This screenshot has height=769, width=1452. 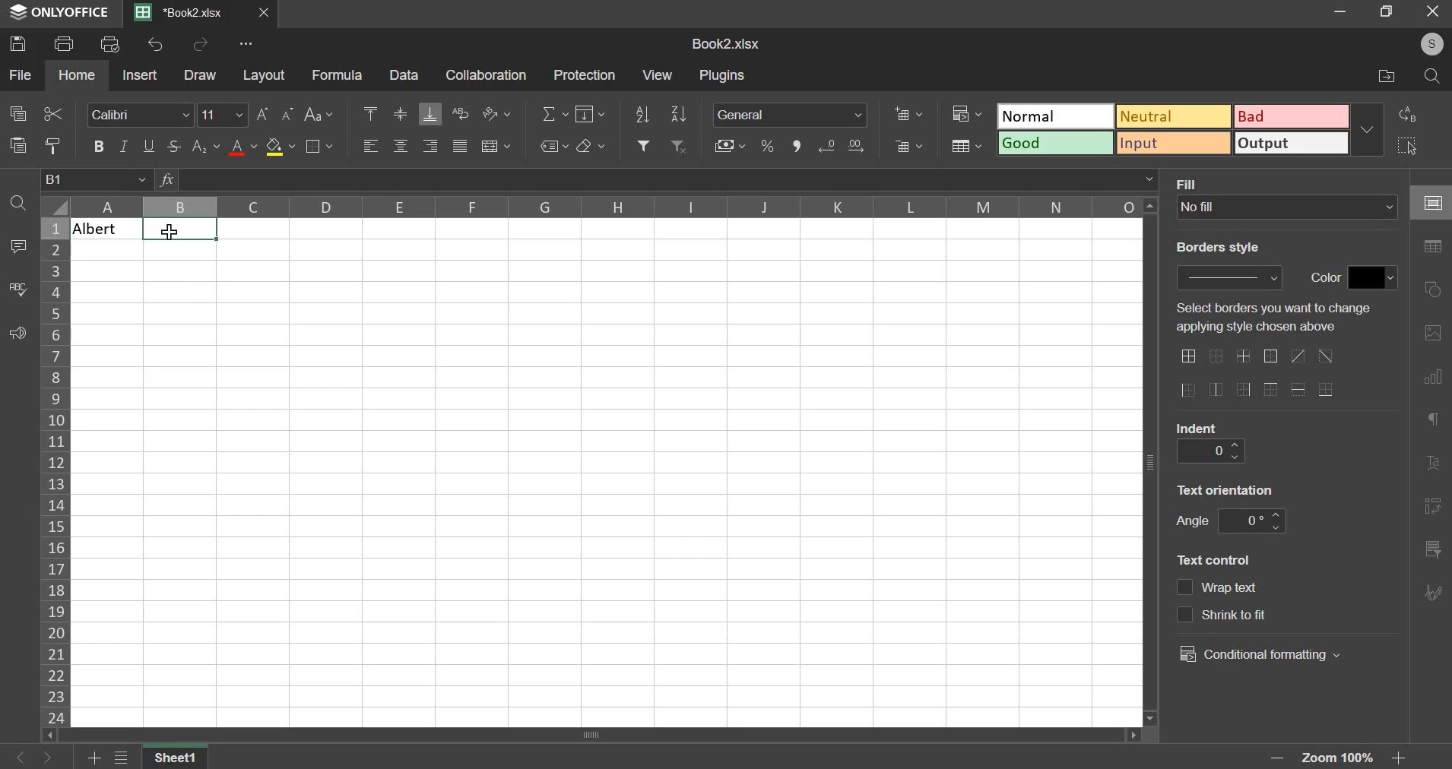 What do you see at coordinates (92, 757) in the screenshot?
I see `add sheets` at bounding box center [92, 757].